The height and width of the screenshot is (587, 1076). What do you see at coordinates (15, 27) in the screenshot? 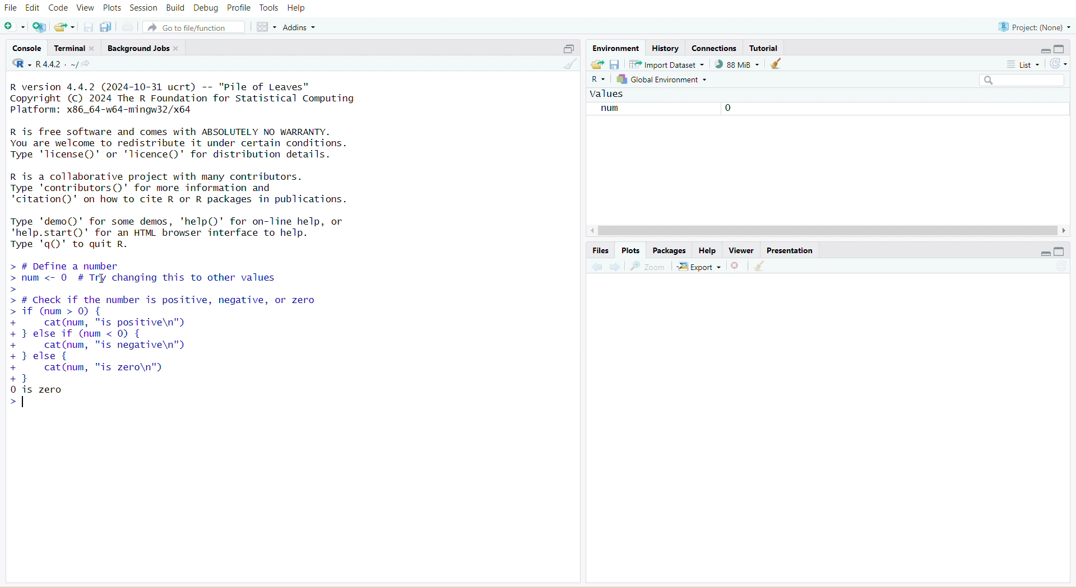
I see `new script` at bounding box center [15, 27].